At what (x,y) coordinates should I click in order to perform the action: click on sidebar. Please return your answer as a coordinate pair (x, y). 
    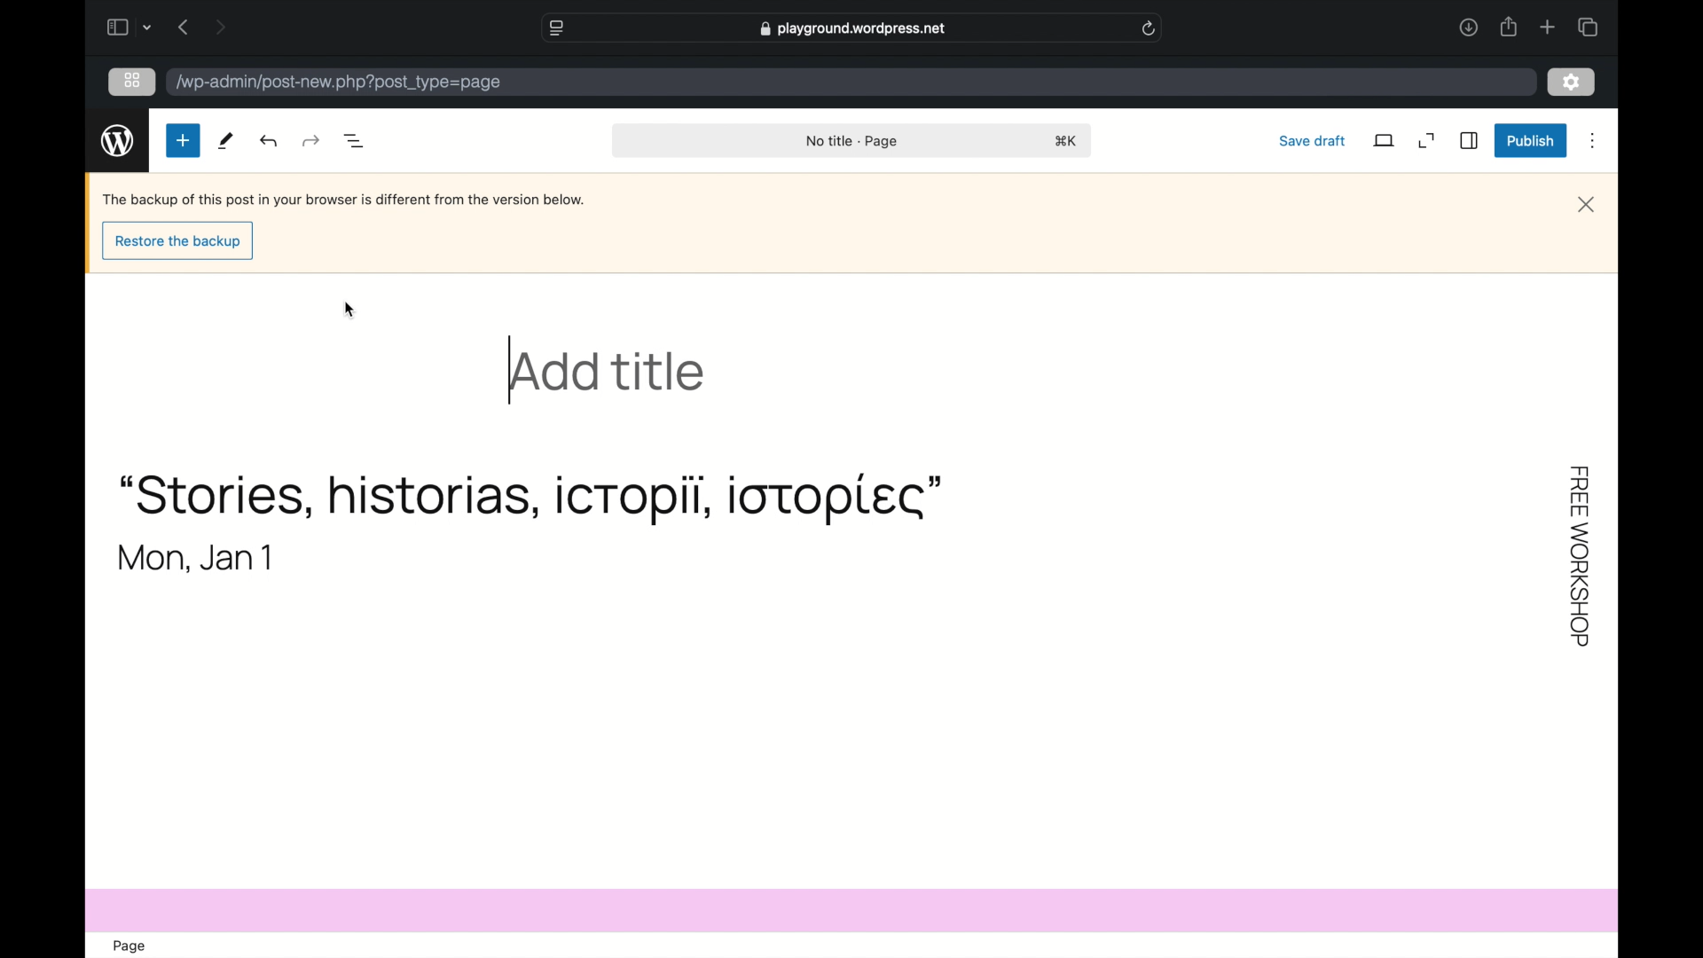
    Looking at the image, I should click on (1470, 141).